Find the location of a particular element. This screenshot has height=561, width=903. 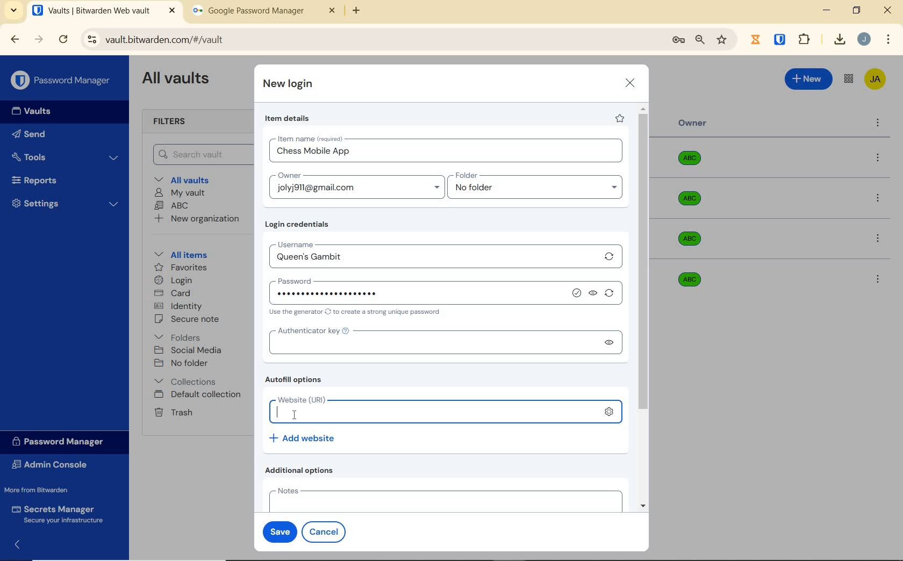

Settings is located at coordinates (66, 202).